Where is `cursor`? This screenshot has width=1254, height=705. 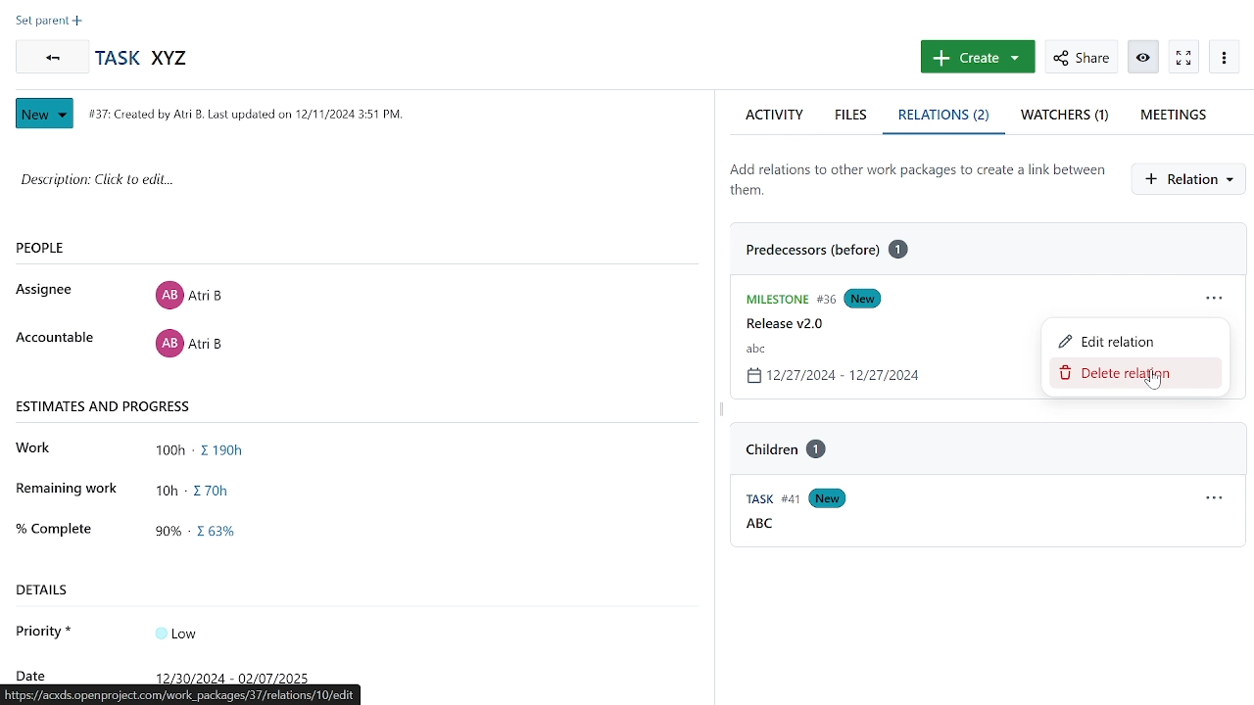 cursor is located at coordinates (1155, 383).